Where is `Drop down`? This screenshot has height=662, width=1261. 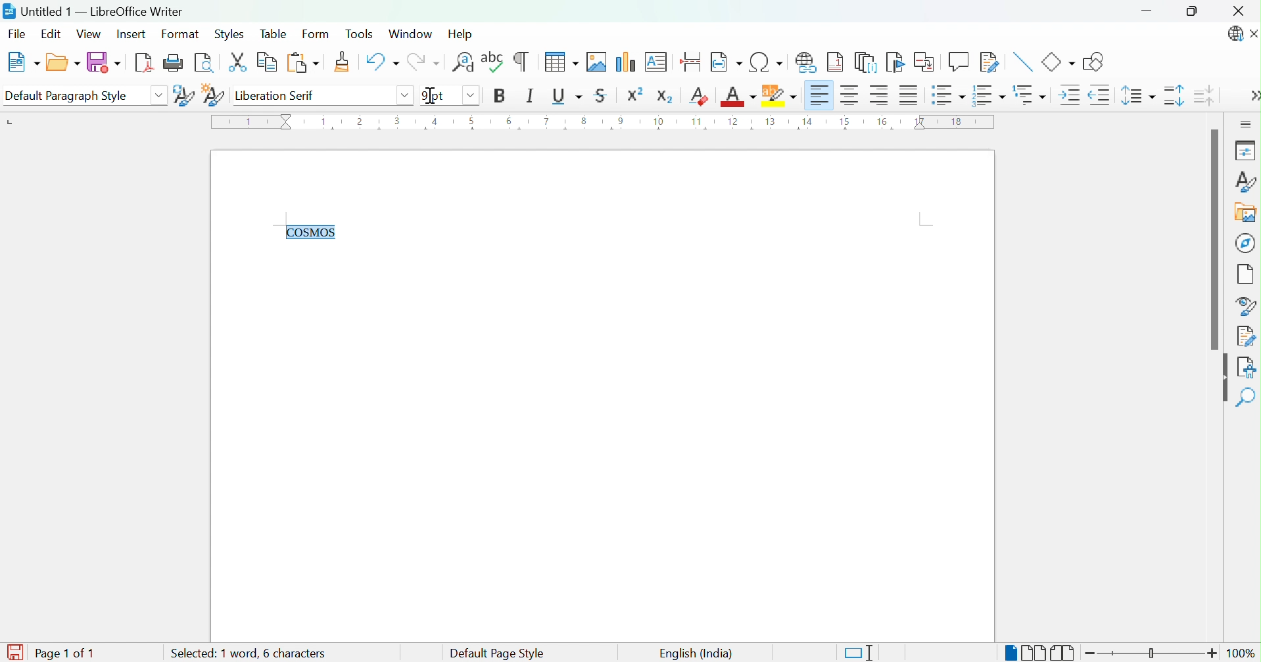 Drop down is located at coordinates (404, 95).